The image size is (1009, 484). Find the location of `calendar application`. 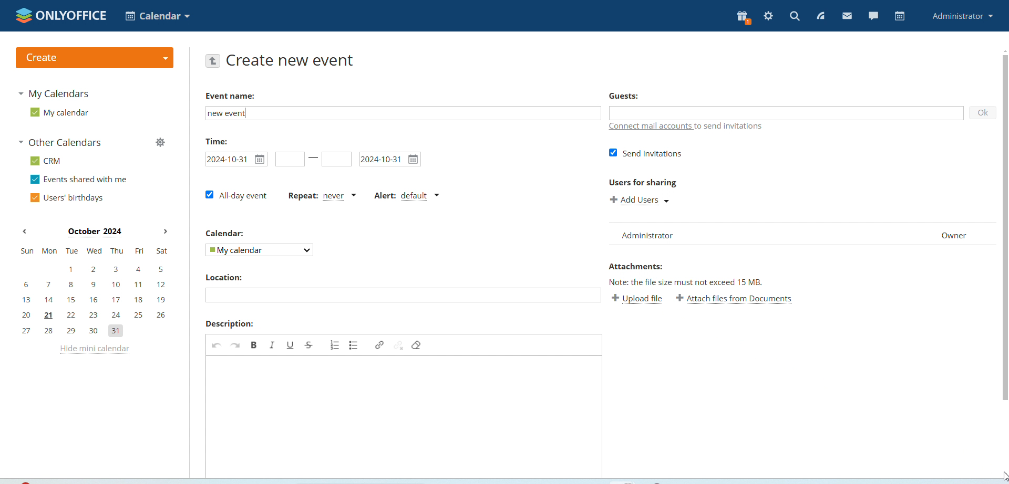

calendar application is located at coordinates (157, 15).